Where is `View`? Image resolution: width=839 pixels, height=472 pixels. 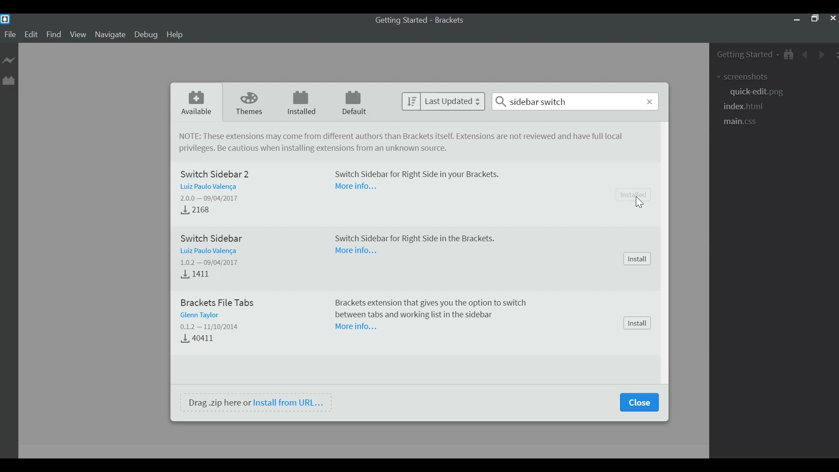
View is located at coordinates (78, 35).